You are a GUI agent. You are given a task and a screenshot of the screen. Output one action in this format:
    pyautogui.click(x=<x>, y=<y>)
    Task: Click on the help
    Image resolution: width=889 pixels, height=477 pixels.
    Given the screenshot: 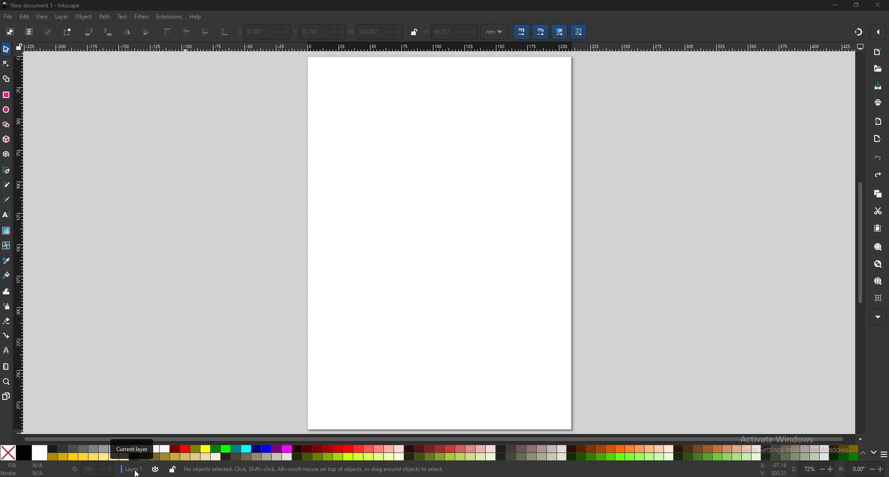 What is the action you would take?
    pyautogui.click(x=194, y=17)
    